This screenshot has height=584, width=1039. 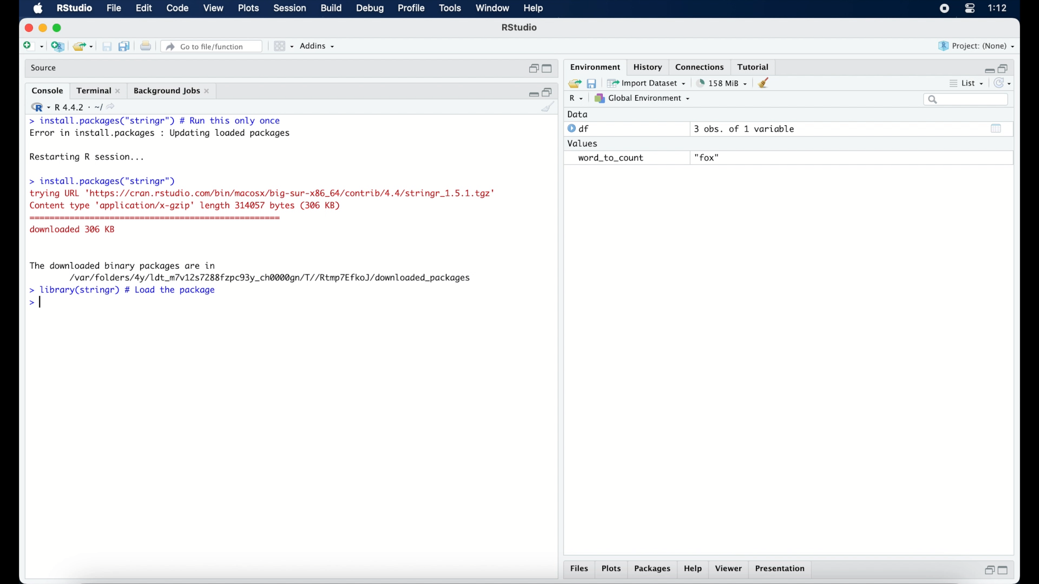 I want to click on fox, so click(x=708, y=158).